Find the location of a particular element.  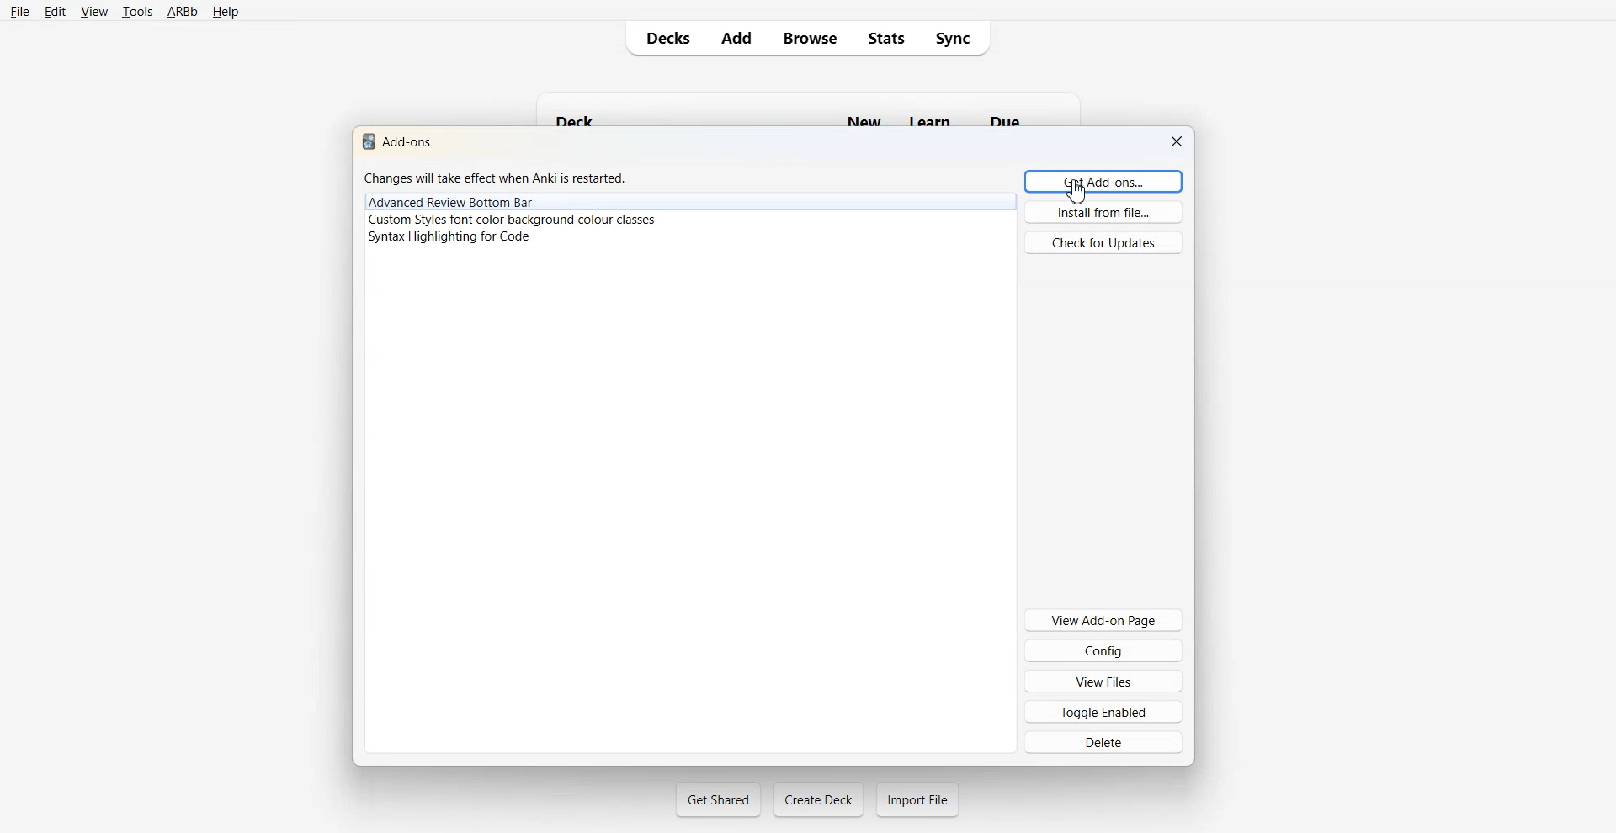

View Add-on Page is located at coordinates (1103, 618).